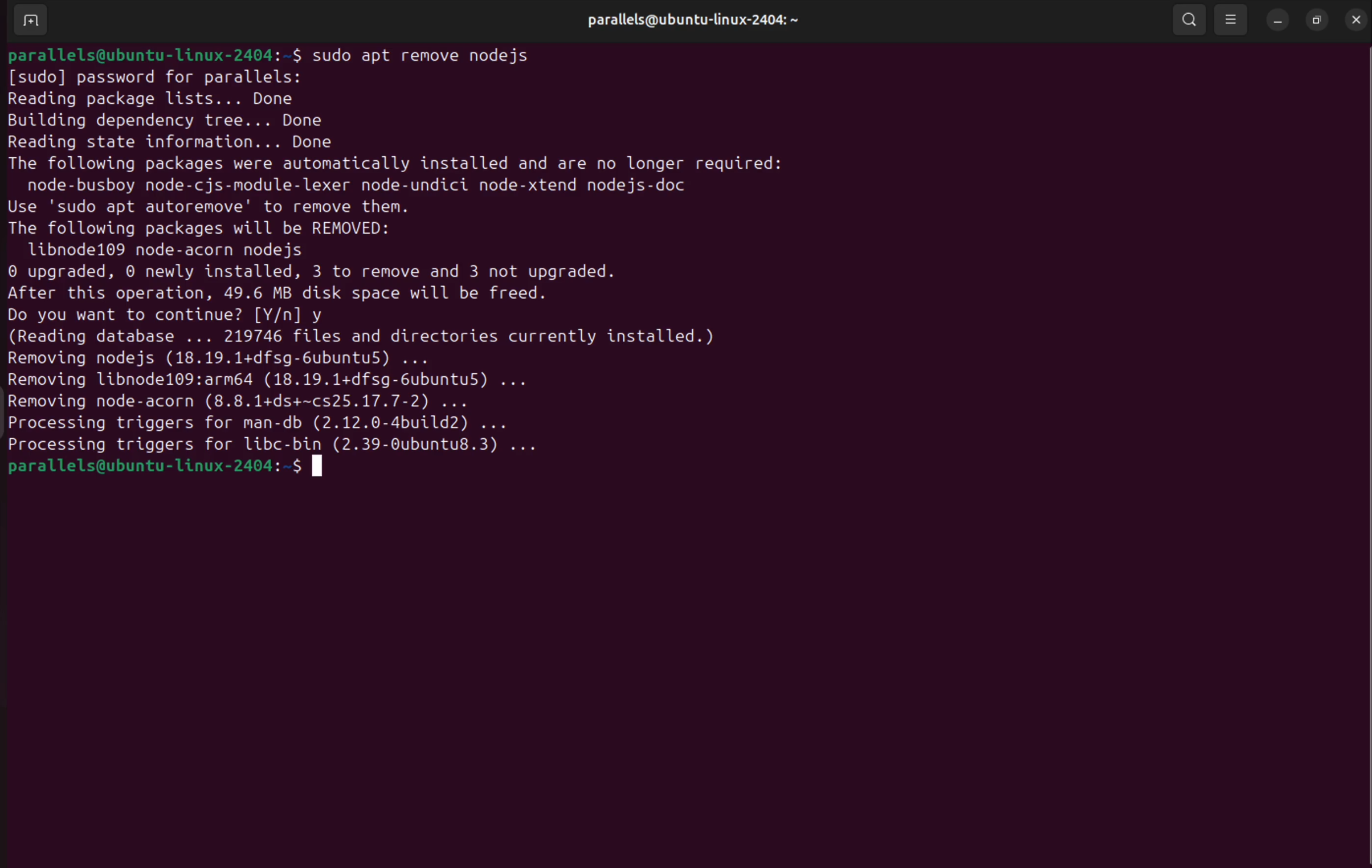 This screenshot has height=868, width=1372. I want to click on parallels@ubuntu-linux-2404: $, so click(153, 54).